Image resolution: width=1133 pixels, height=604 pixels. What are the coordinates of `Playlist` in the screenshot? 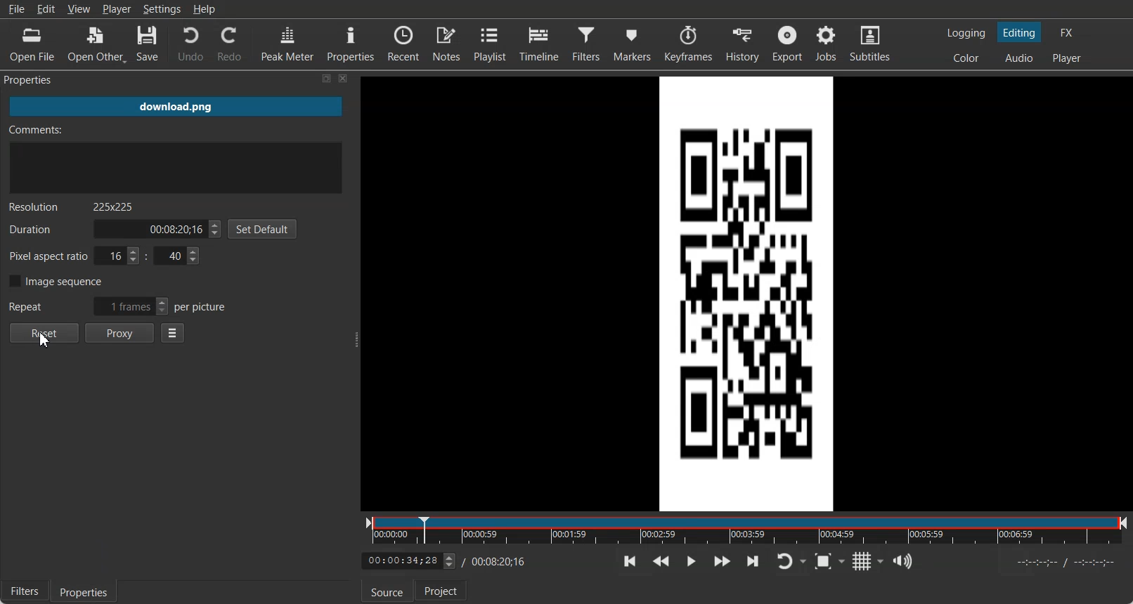 It's located at (488, 43).